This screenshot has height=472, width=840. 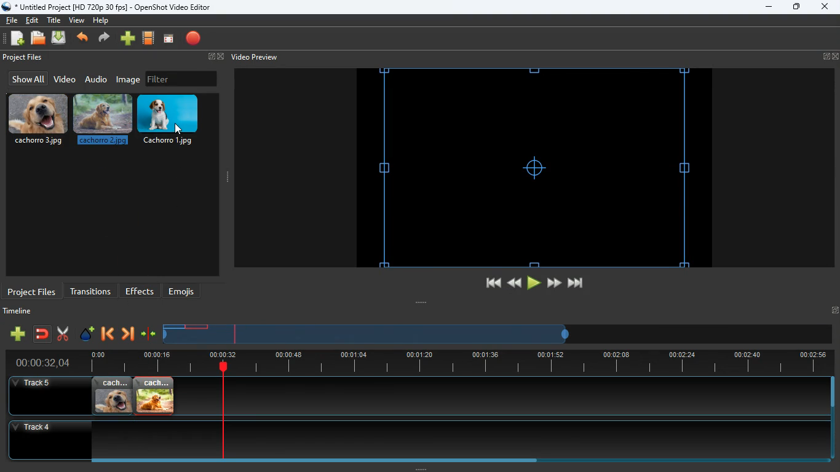 I want to click on screen, so click(x=168, y=39).